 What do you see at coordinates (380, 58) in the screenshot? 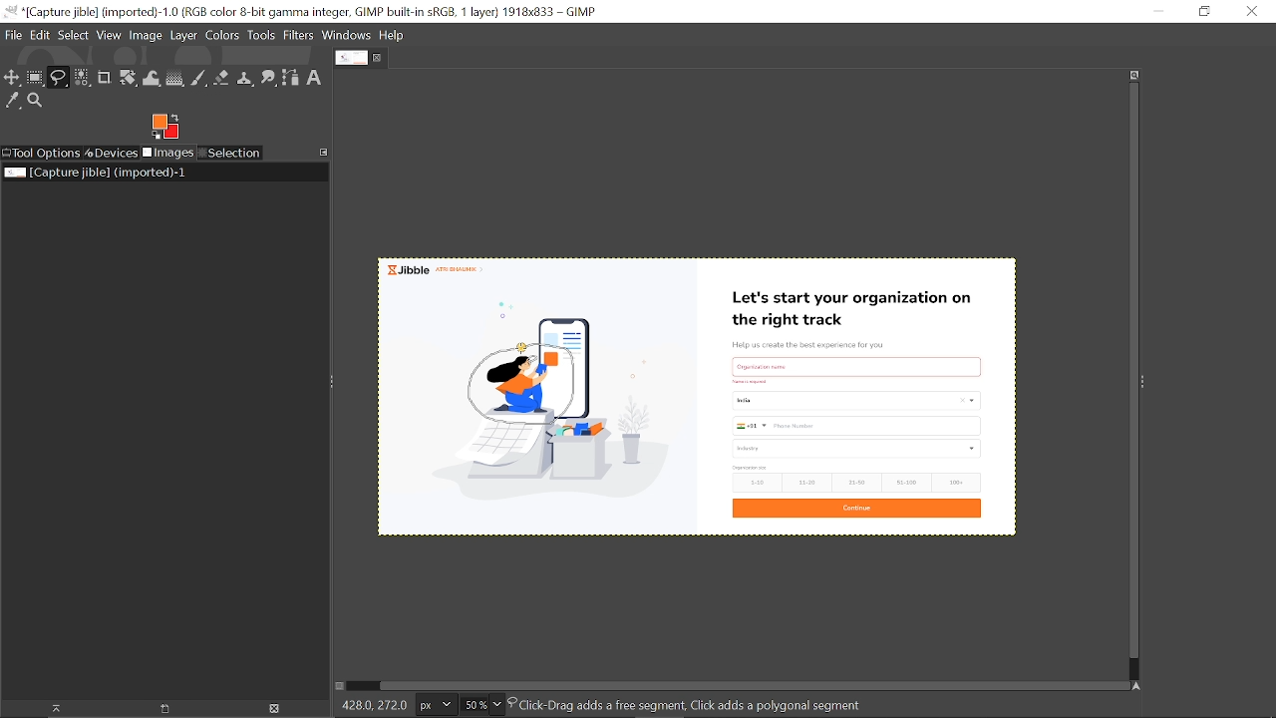
I see `Close tab` at bounding box center [380, 58].